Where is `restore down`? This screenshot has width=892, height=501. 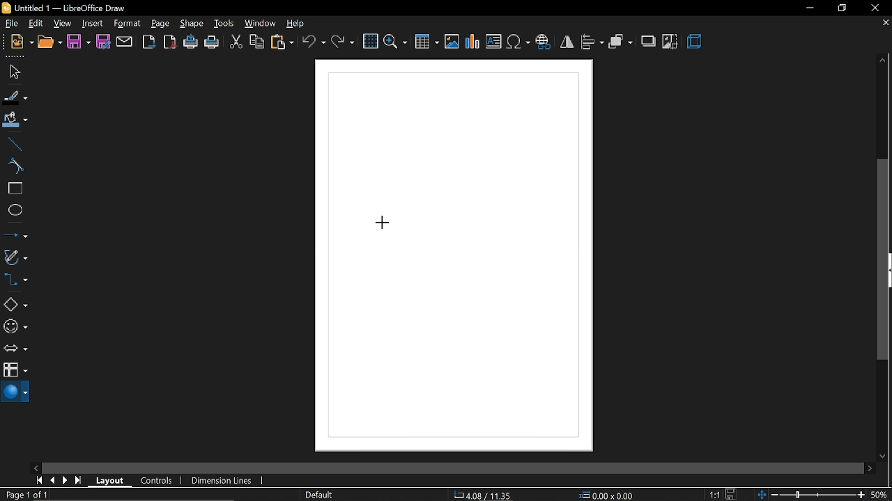 restore down is located at coordinates (840, 8).